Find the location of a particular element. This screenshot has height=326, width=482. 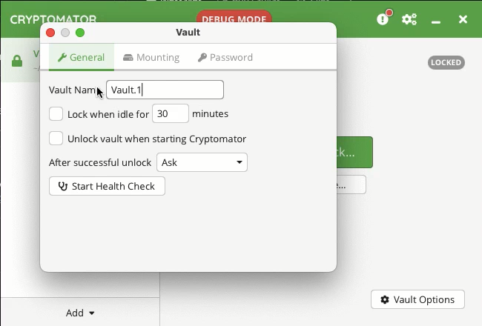

Lock when idle for is located at coordinates (98, 114).